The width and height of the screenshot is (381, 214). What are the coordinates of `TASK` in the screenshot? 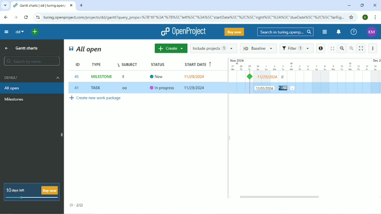 It's located at (97, 88).